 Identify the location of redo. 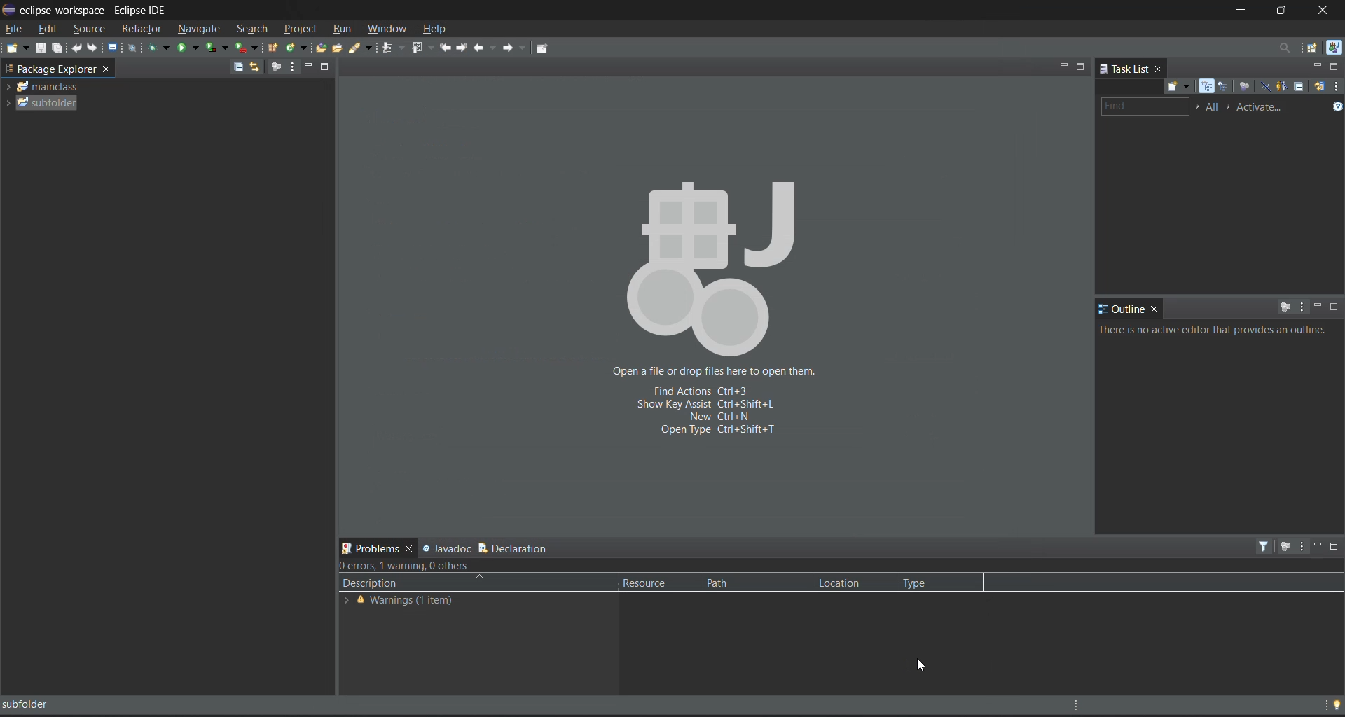
(93, 47).